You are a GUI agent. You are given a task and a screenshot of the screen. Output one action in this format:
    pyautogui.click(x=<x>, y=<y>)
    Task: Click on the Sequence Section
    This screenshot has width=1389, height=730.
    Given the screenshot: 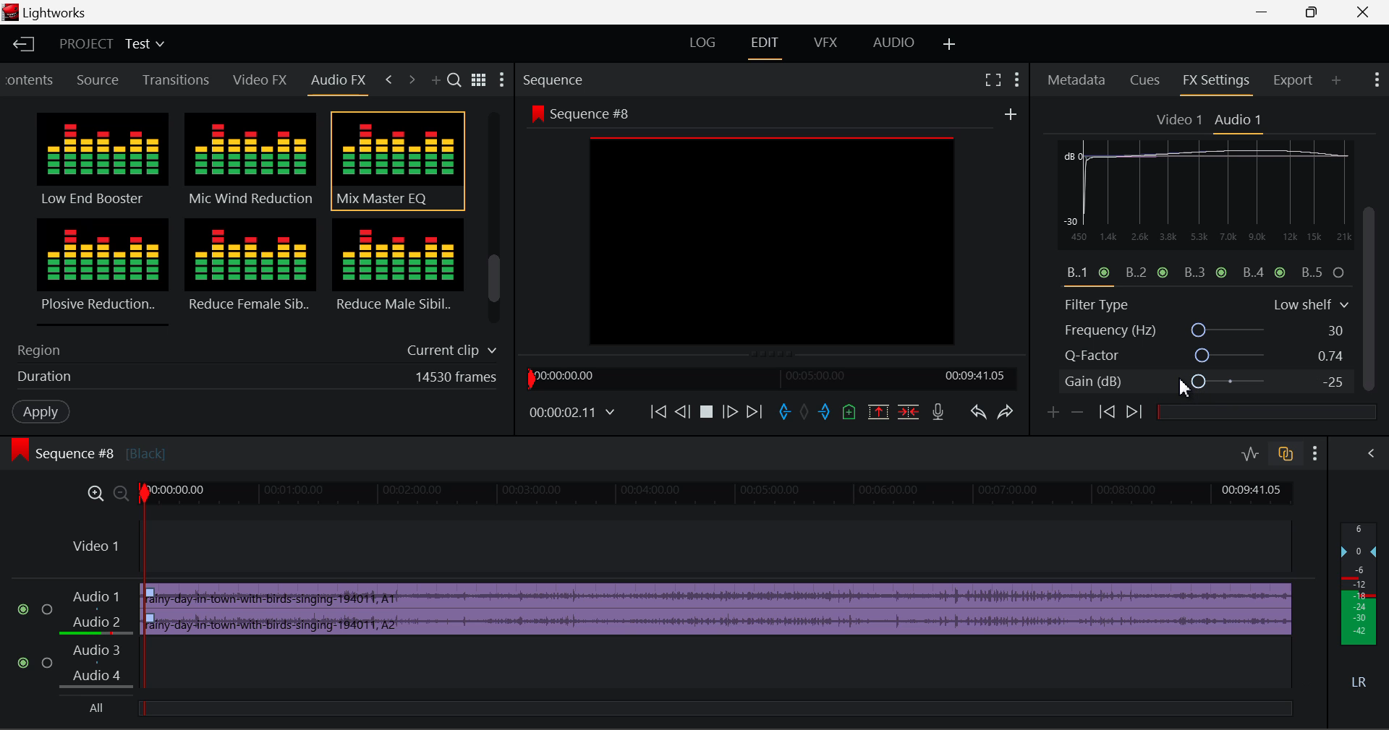 What is the action you would take?
    pyautogui.click(x=596, y=79)
    